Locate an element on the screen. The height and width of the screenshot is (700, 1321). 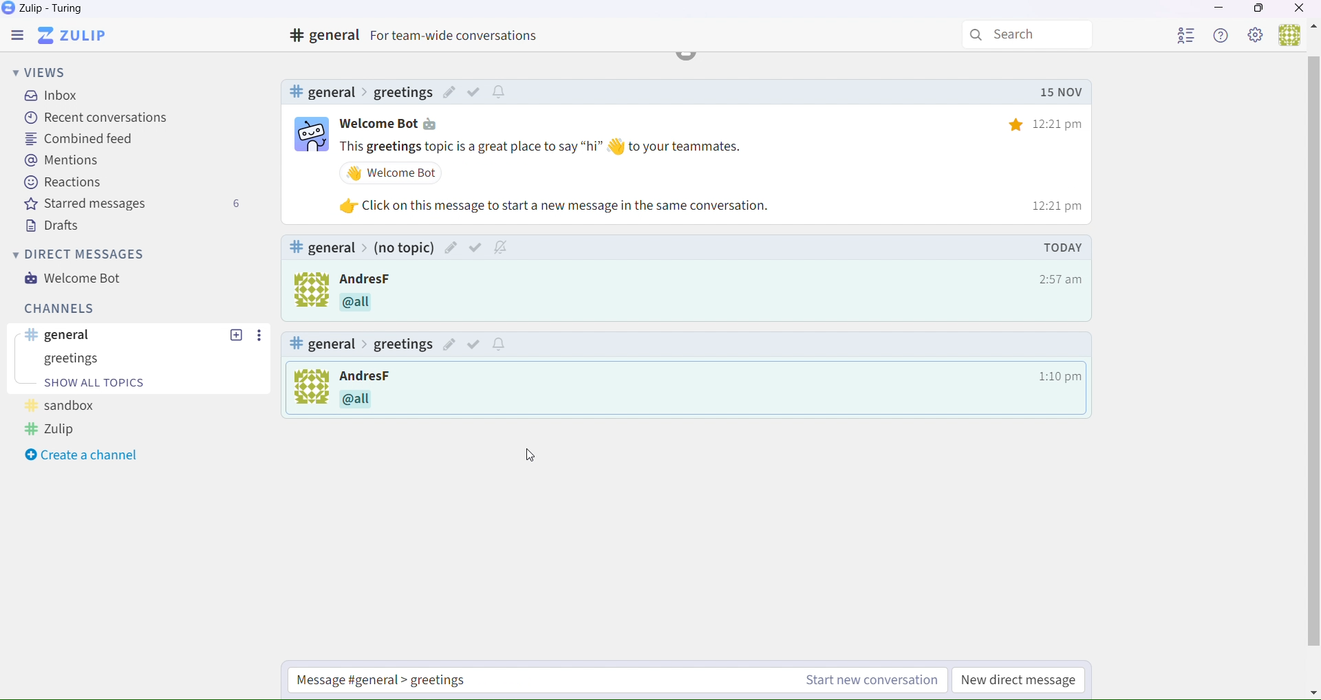
#sandbox>Experiment is located at coordinates (357, 92).